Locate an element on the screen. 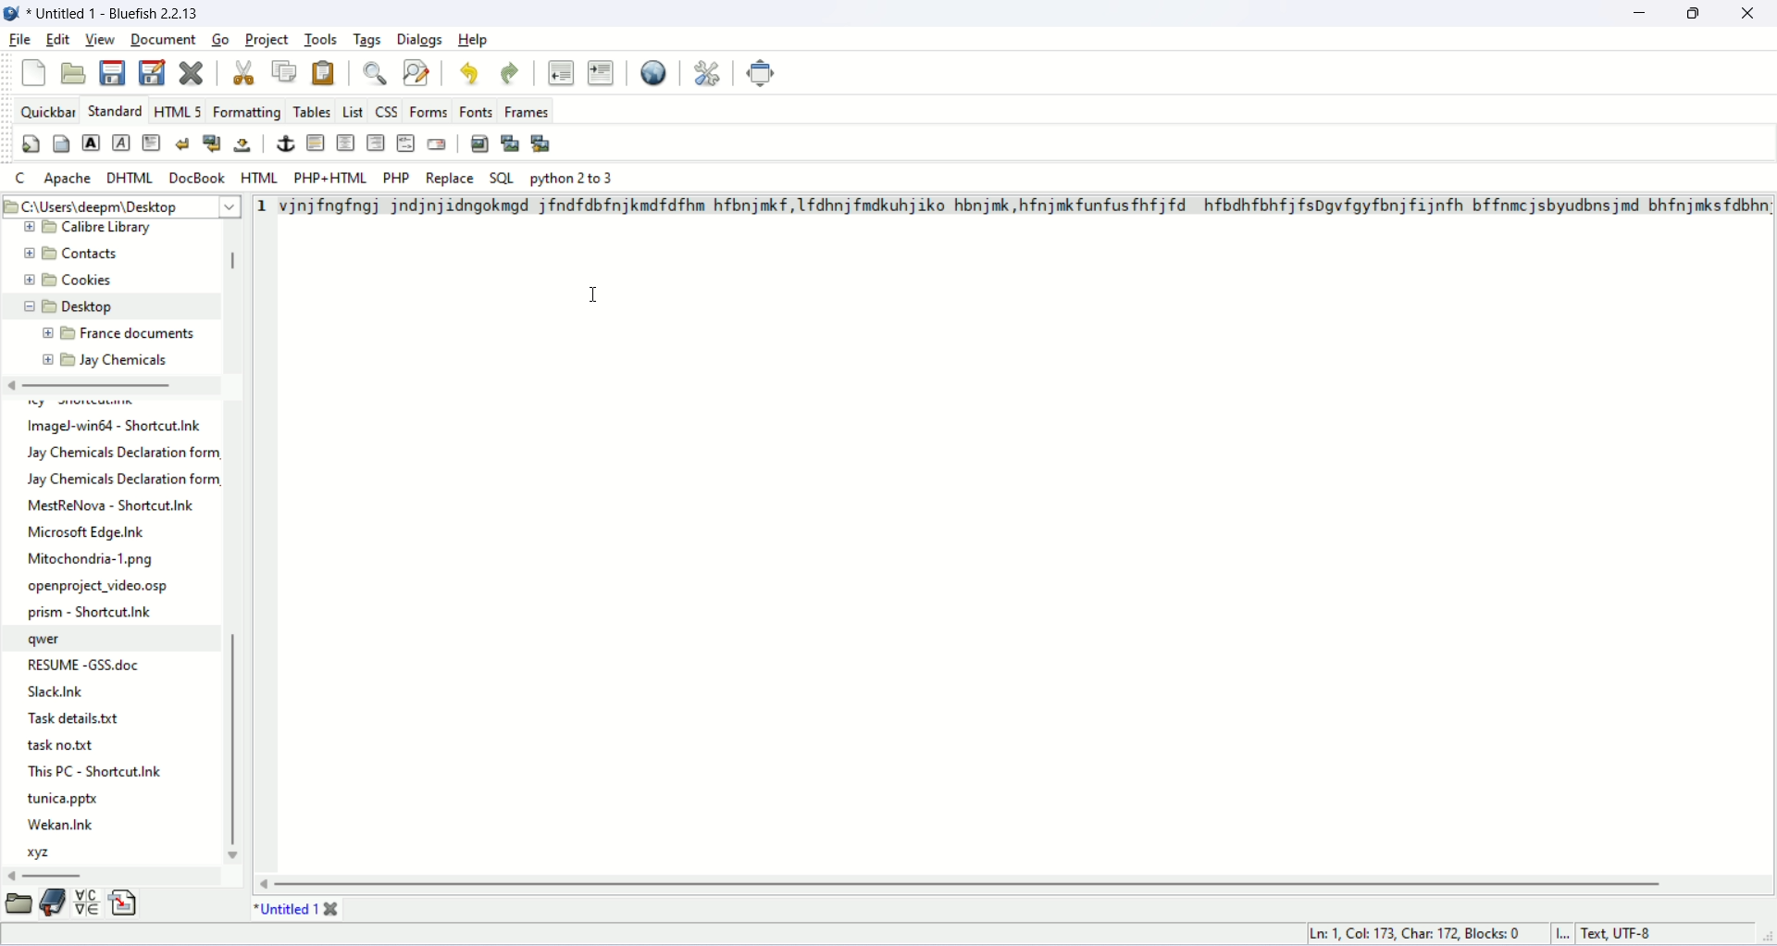 This screenshot has height=946, width=1777. advance find and replace is located at coordinates (417, 72).